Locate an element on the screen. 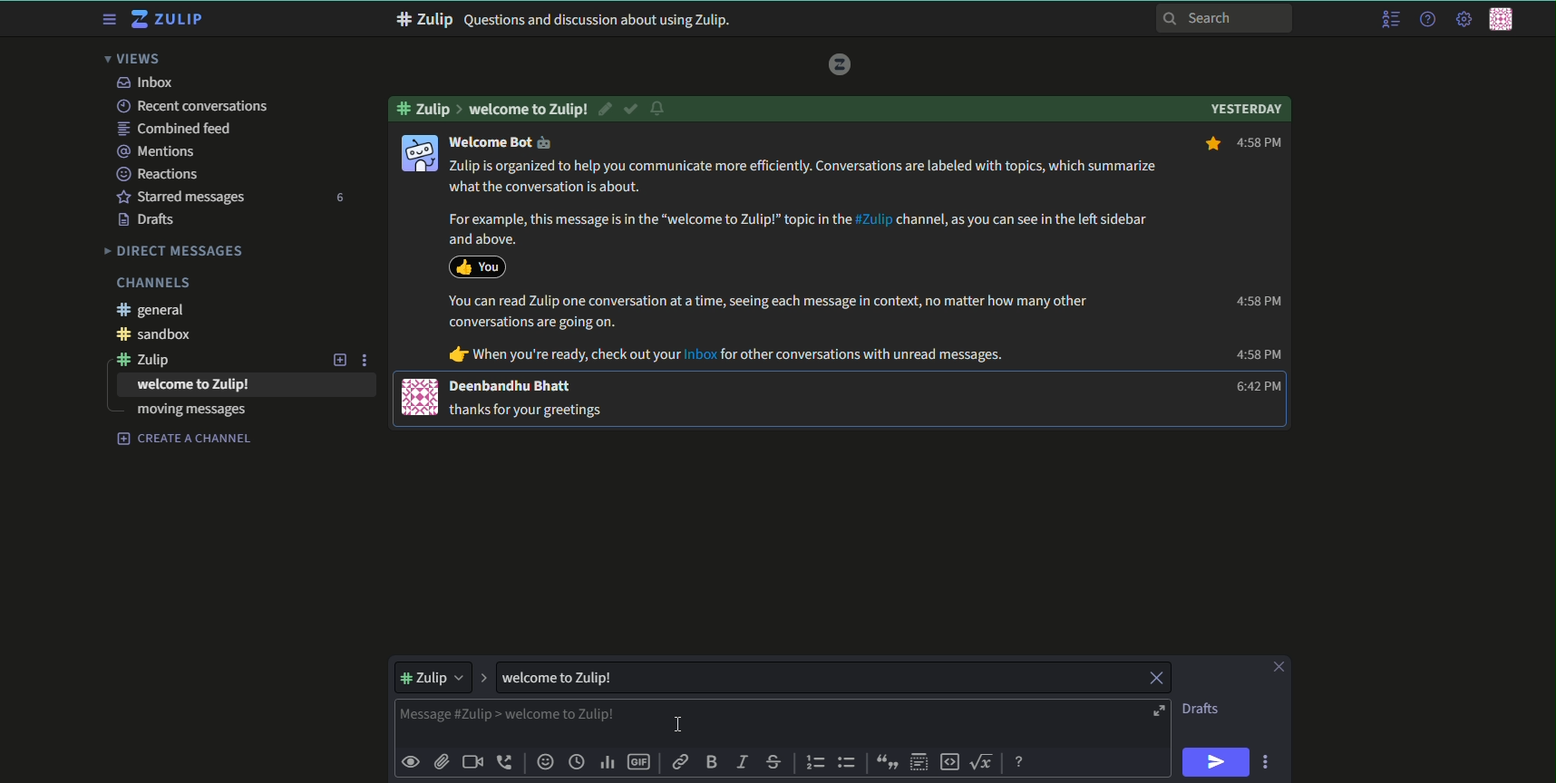  icon is located at coordinates (477, 266).